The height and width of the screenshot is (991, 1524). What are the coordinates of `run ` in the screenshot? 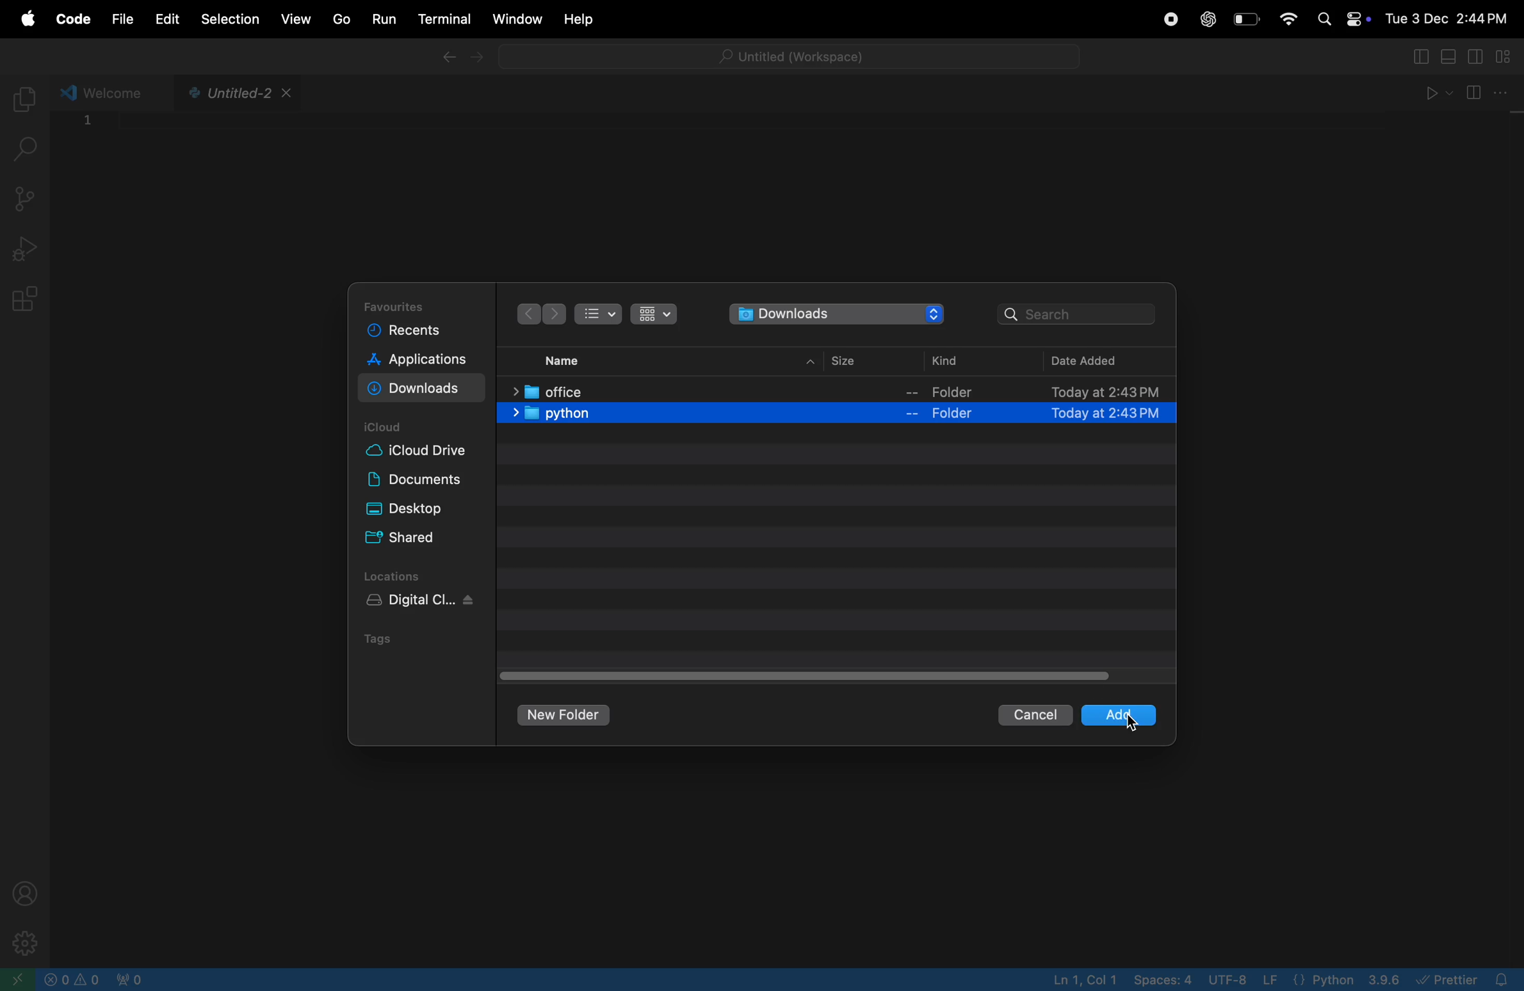 It's located at (1433, 92).